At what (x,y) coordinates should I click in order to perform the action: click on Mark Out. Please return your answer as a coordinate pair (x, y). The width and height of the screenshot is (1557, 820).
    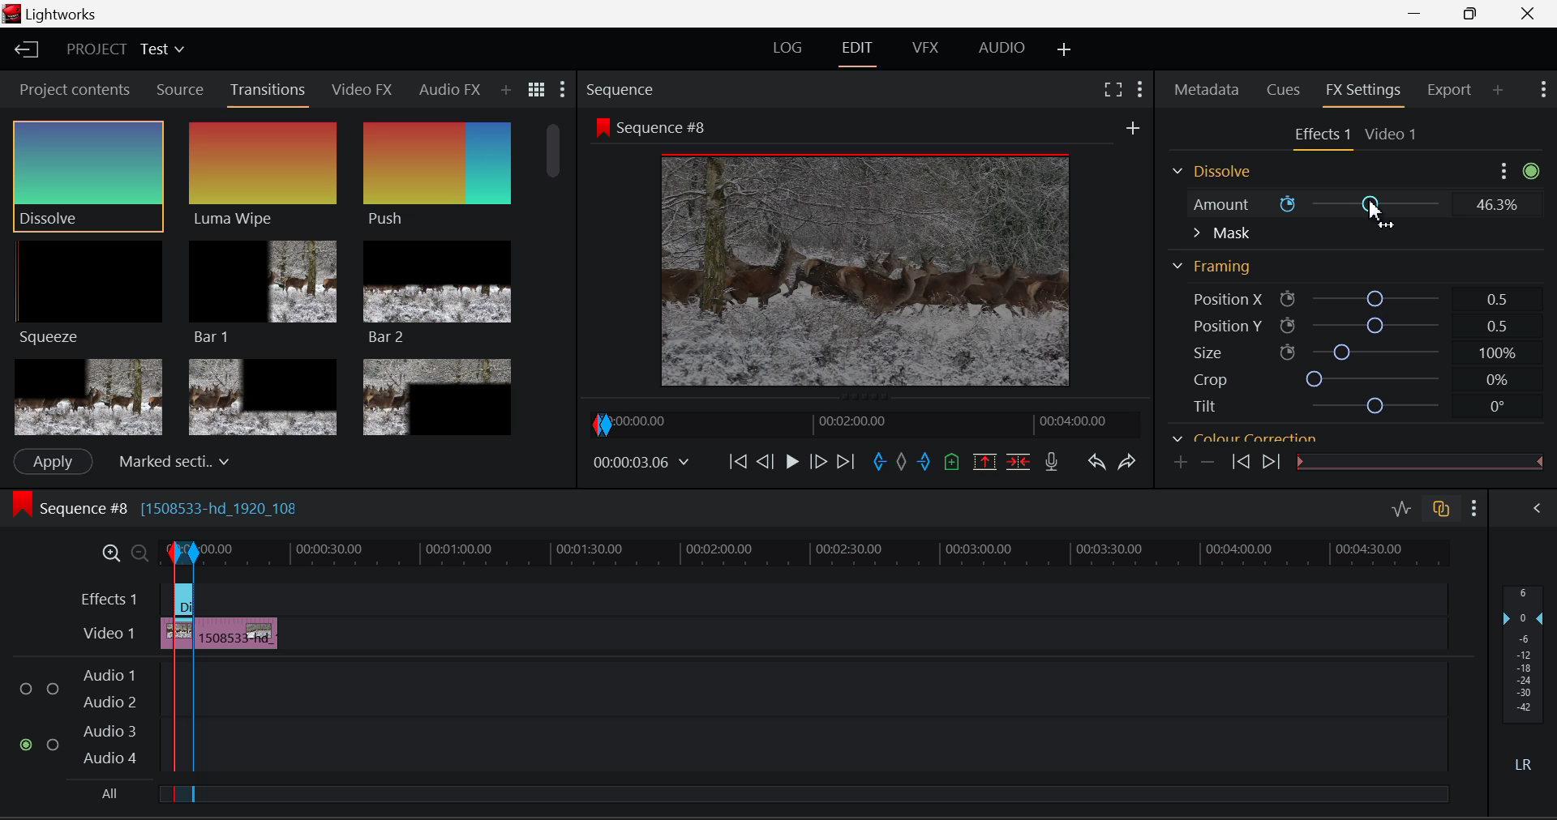
    Looking at the image, I should click on (924, 464).